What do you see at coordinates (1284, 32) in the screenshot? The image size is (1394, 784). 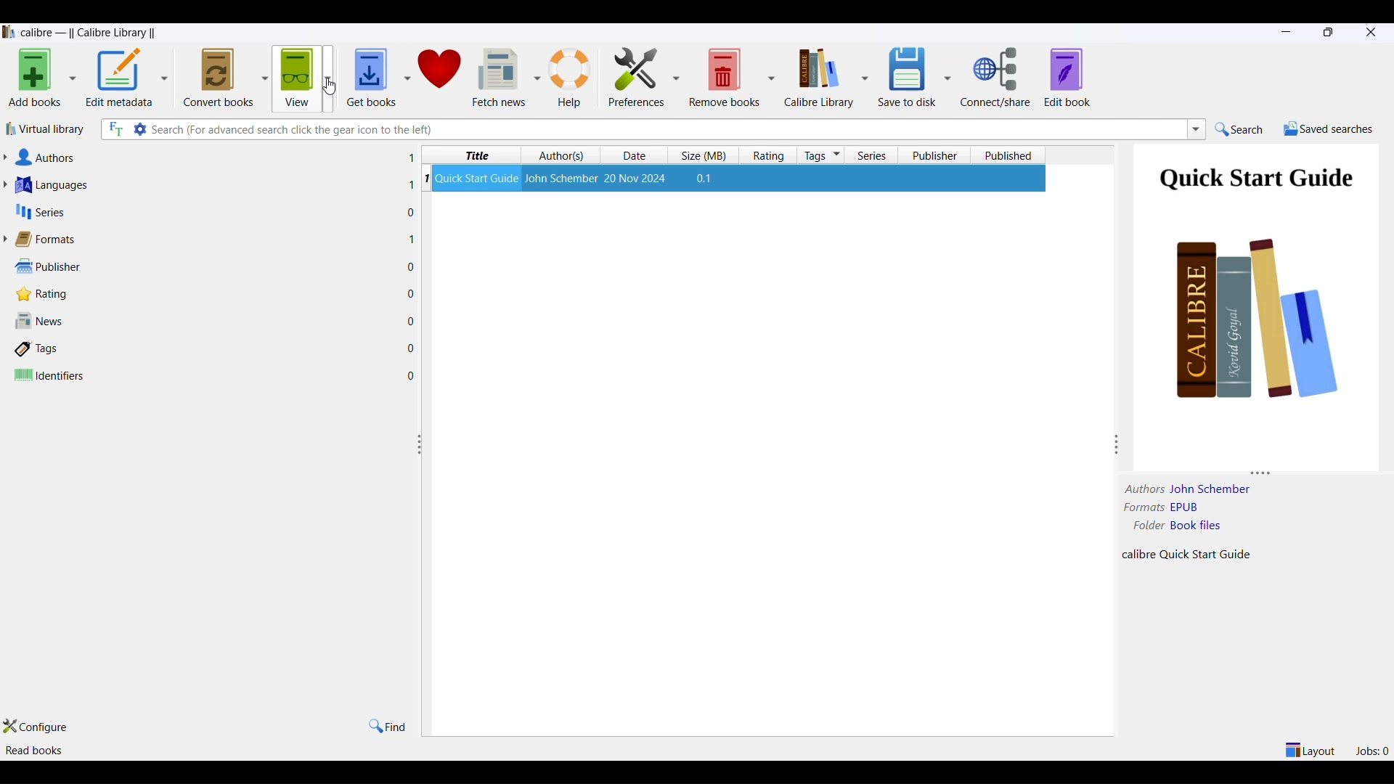 I see `minimize` at bounding box center [1284, 32].